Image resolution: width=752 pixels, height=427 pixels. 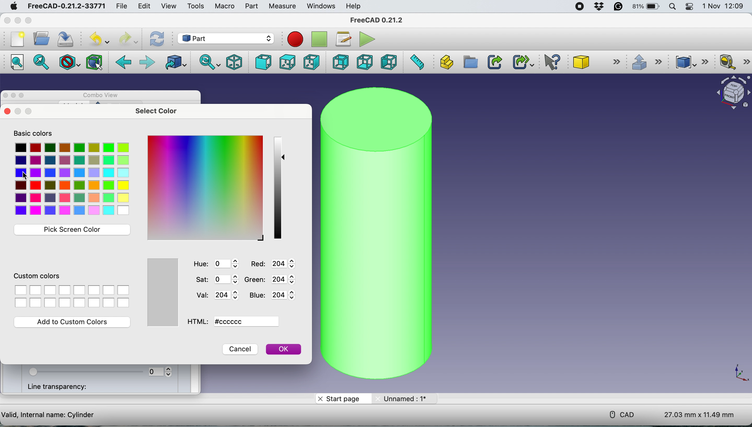 I want to click on battery, so click(x=646, y=7).